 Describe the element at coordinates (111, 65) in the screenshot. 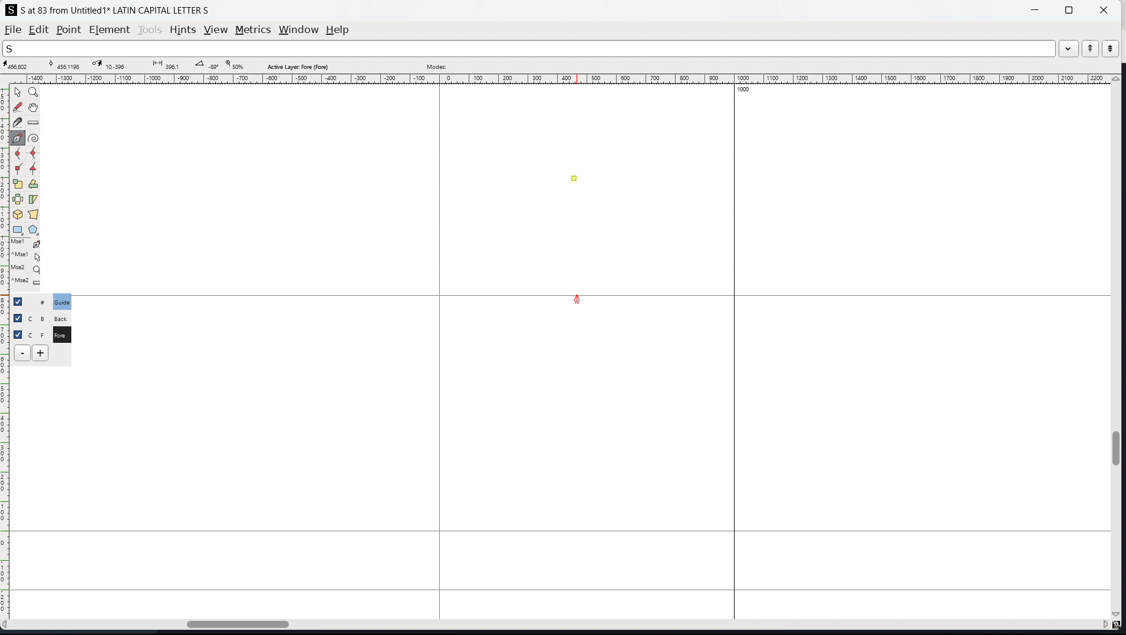

I see `cursor destination coordinate` at that location.